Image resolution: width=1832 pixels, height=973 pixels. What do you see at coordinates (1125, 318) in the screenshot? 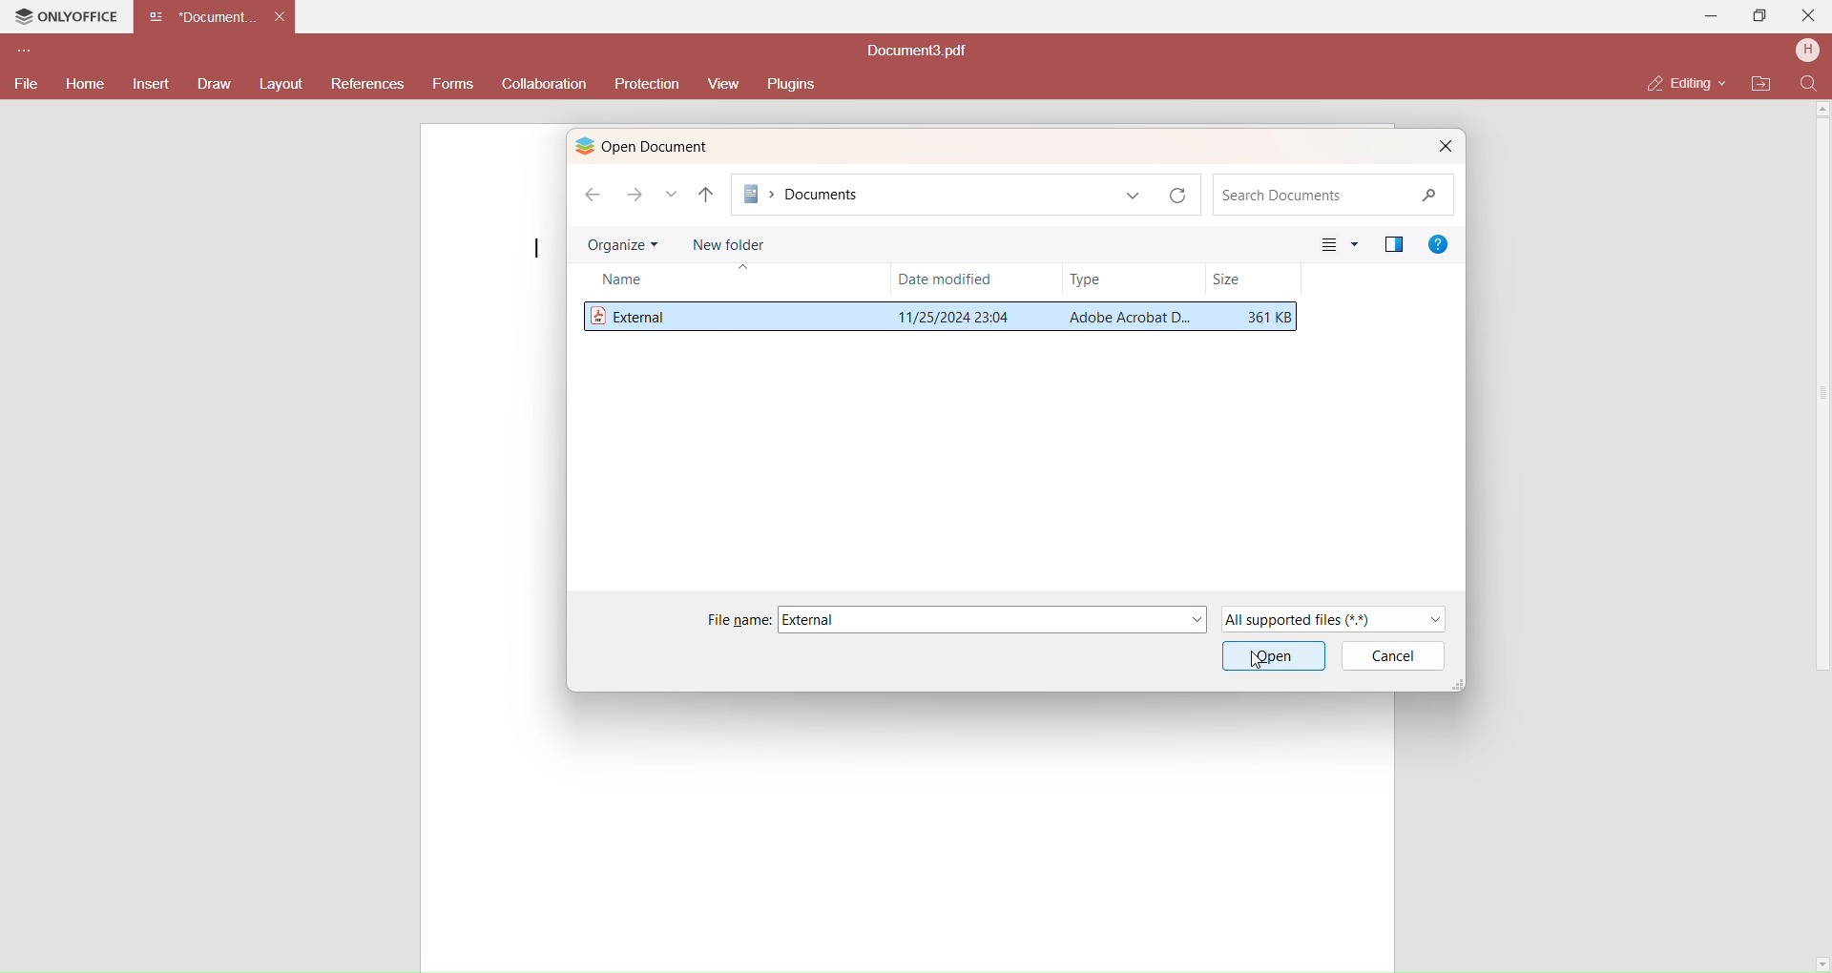
I see `File Type` at bounding box center [1125, 318].